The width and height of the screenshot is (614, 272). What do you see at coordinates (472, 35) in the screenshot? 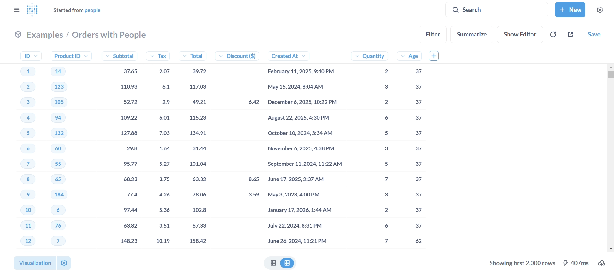
I see `summarize` at bounding box center [472, 35].